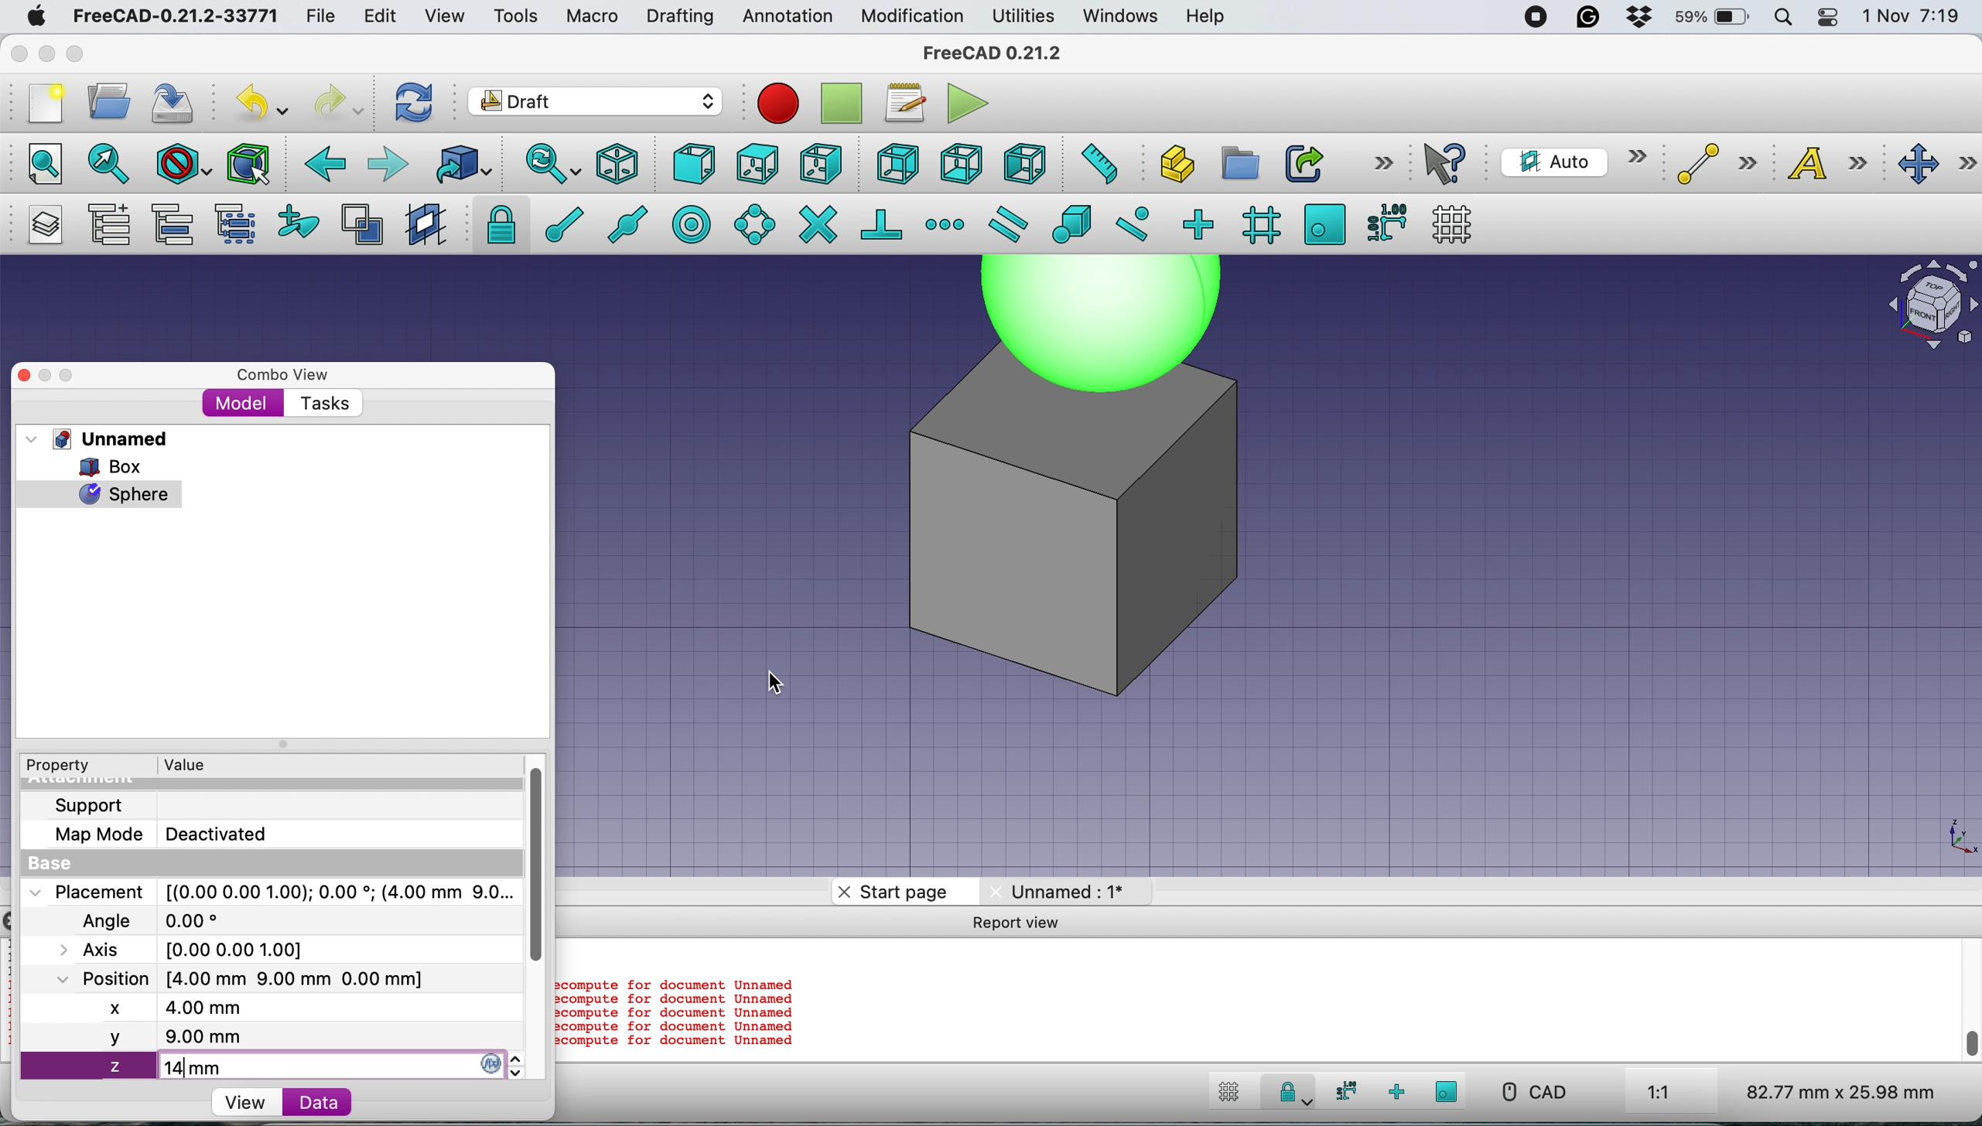 This screenshot has height=1126, width=1982. Describe the element at coordinates (503, 1063) in the screenshot. I see `z axis changer` at that location.